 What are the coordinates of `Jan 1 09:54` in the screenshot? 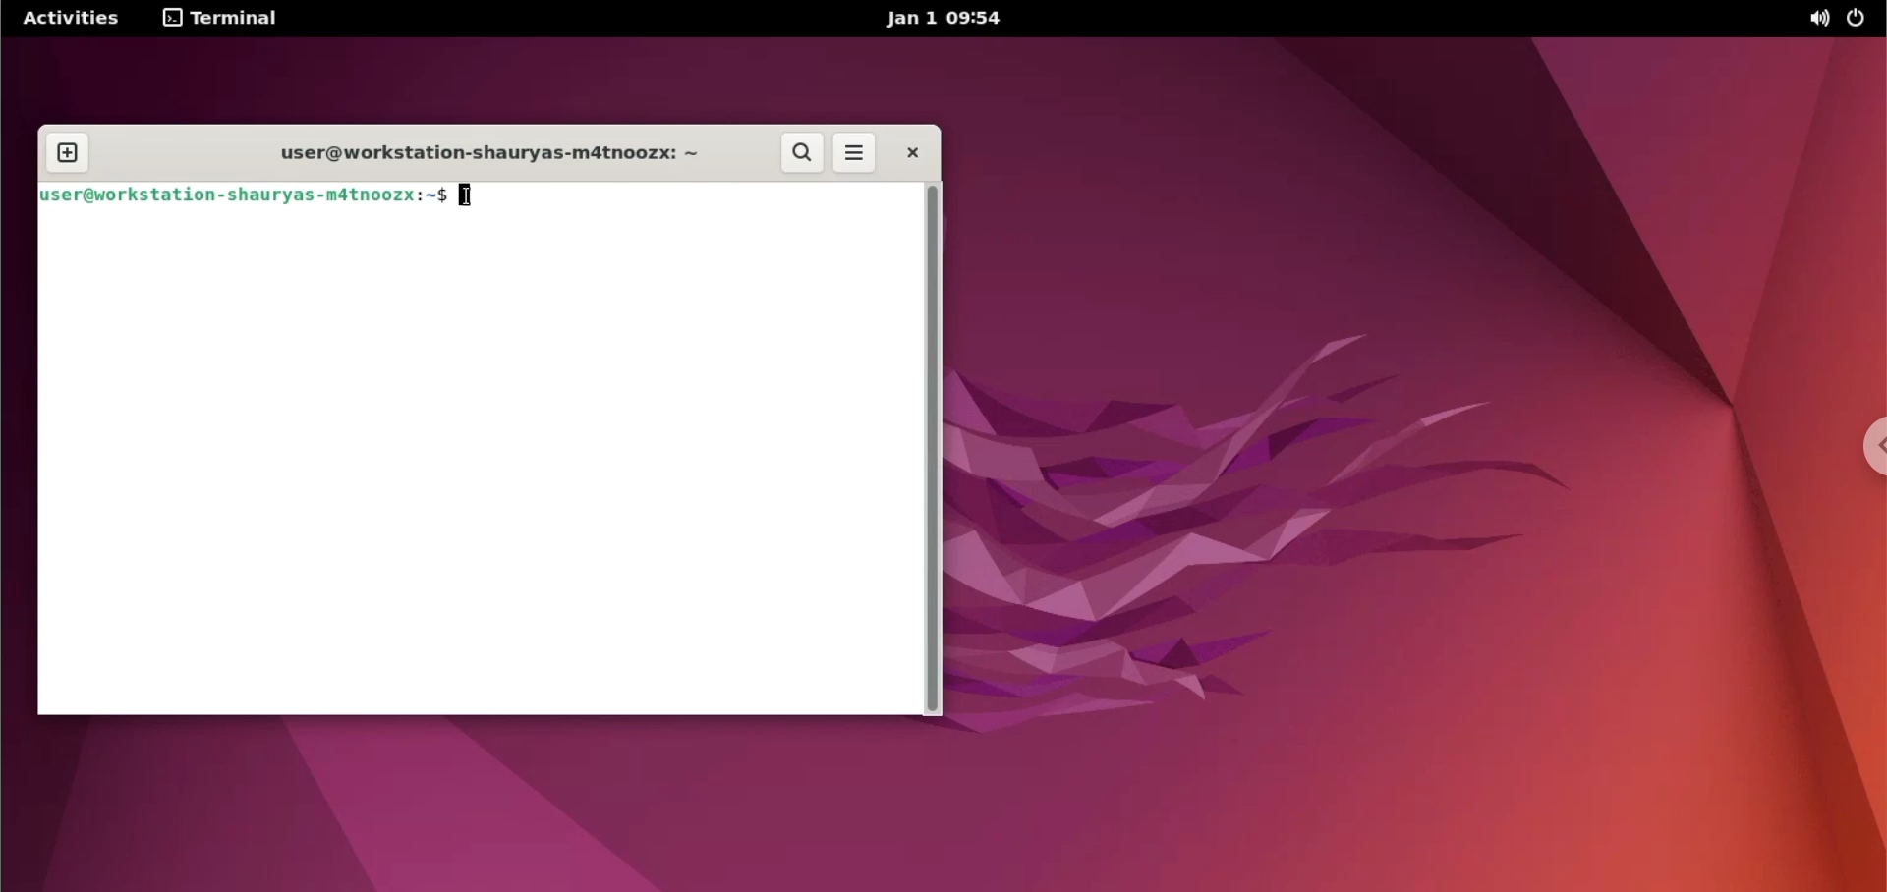 It's located at (942, 21).